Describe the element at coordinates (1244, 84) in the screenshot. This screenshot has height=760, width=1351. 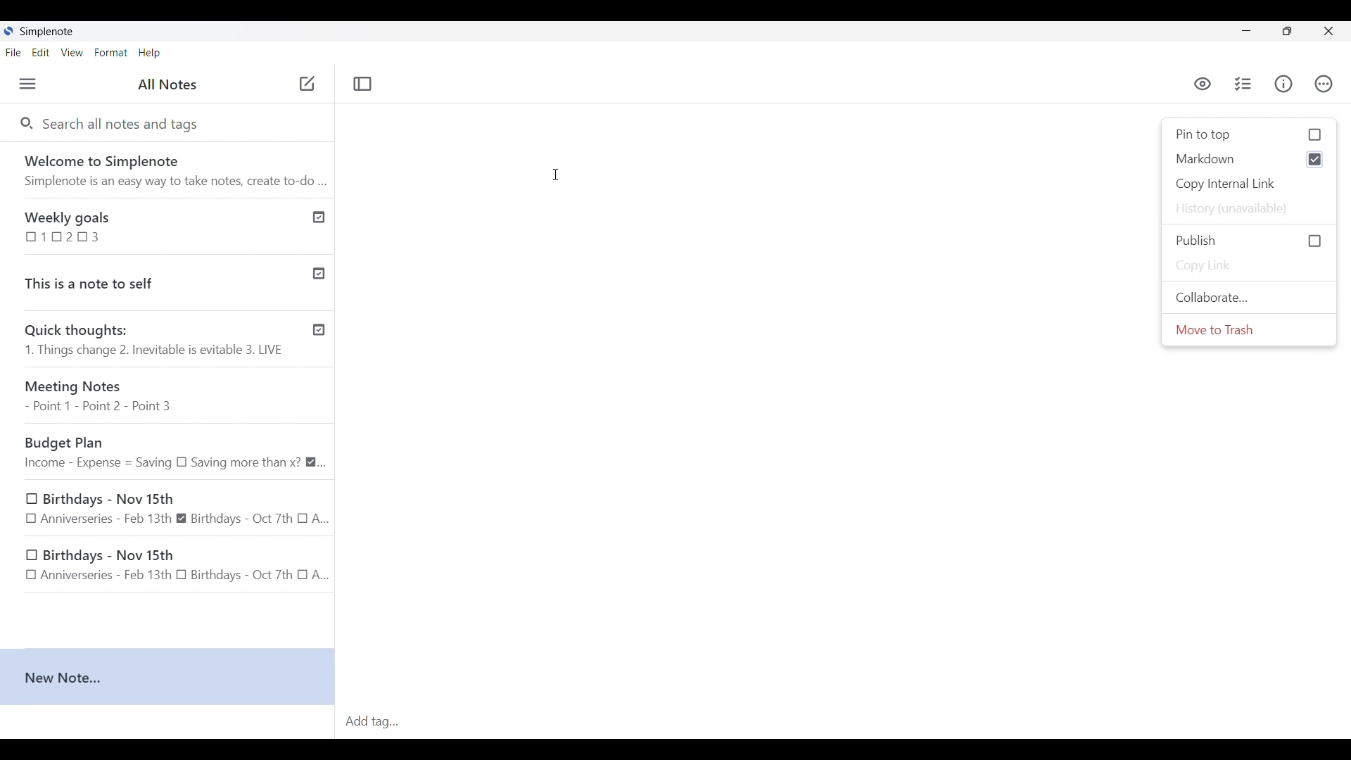
I see `Insert checklist` at that location.